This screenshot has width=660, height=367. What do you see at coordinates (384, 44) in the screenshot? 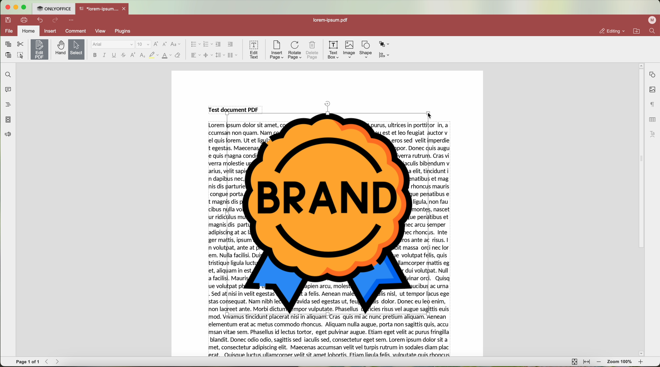
I see `arrange shape` at bounding box center [384, 44].